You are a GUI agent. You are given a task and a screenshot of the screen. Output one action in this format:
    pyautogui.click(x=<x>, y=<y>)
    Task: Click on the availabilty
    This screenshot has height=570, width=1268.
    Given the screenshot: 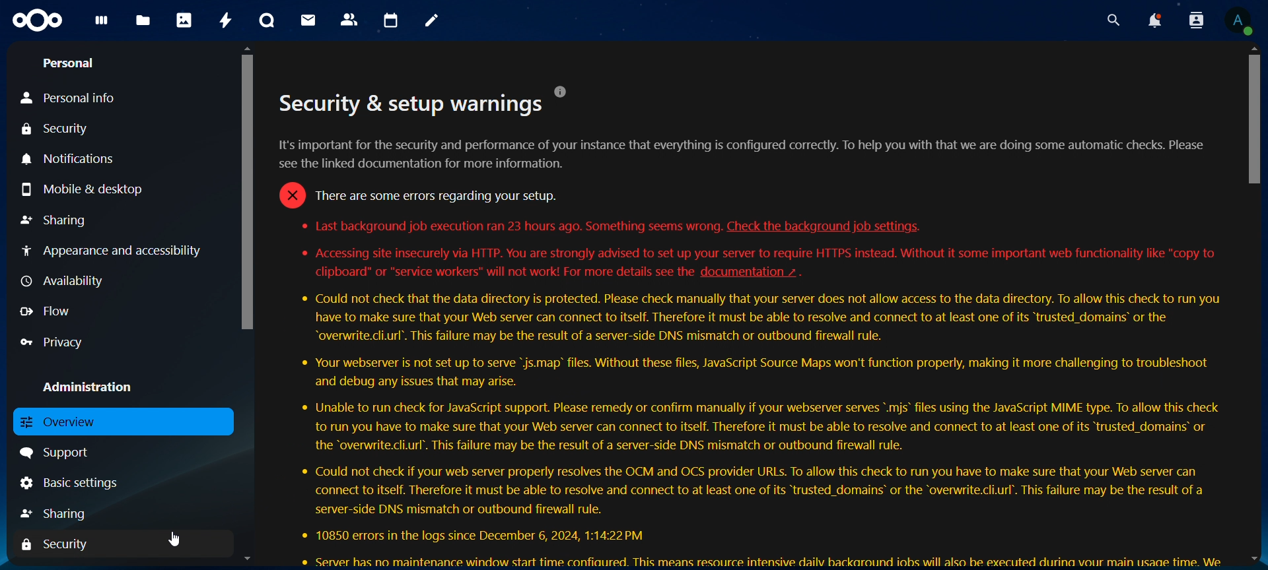 What is the action you would take?
    pyautogui.click(x=68, y=280)
    